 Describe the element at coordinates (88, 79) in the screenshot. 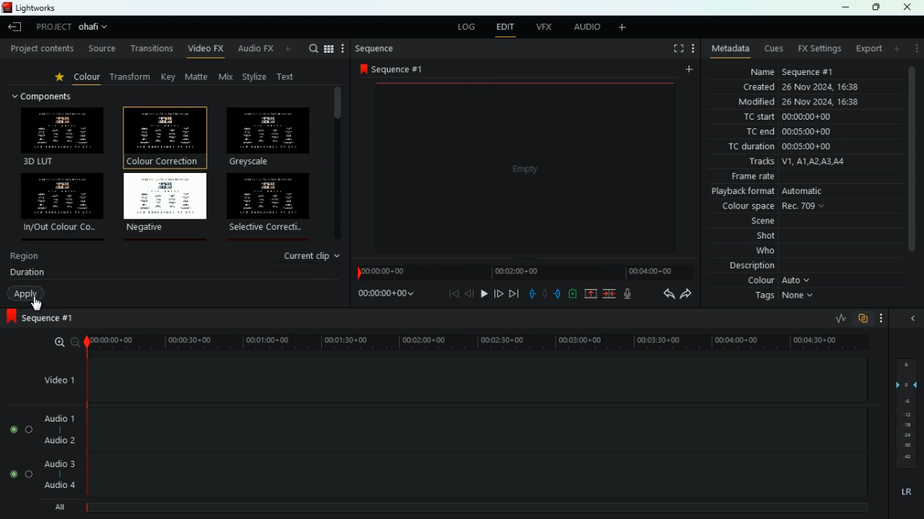

I see `colour` at that location.